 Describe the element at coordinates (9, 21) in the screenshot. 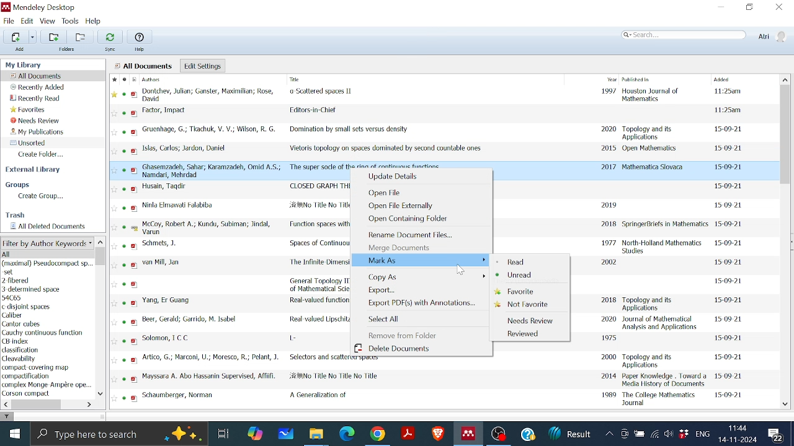

I see `File` at that location.